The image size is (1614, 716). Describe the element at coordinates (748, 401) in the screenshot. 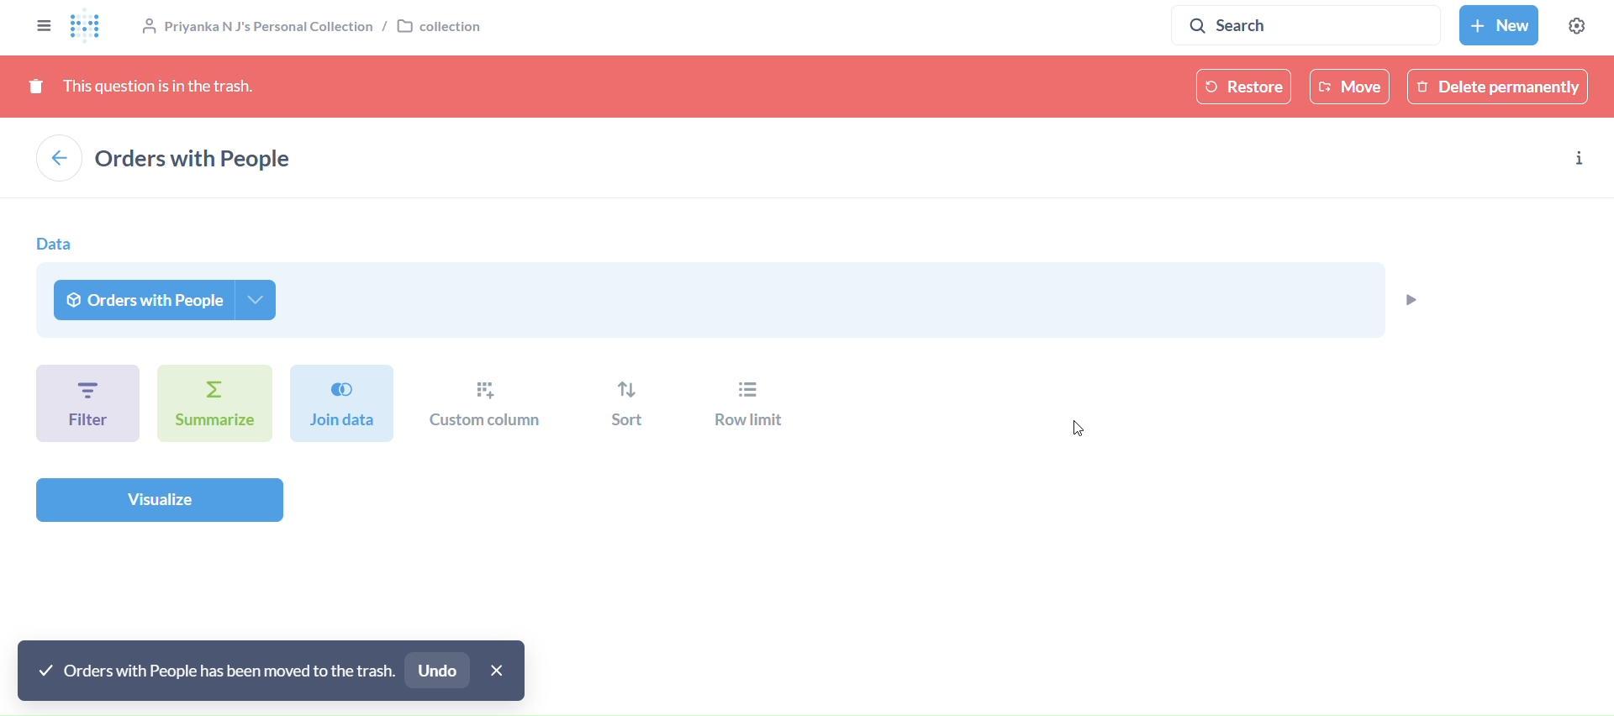

I see `row limit` at that location.